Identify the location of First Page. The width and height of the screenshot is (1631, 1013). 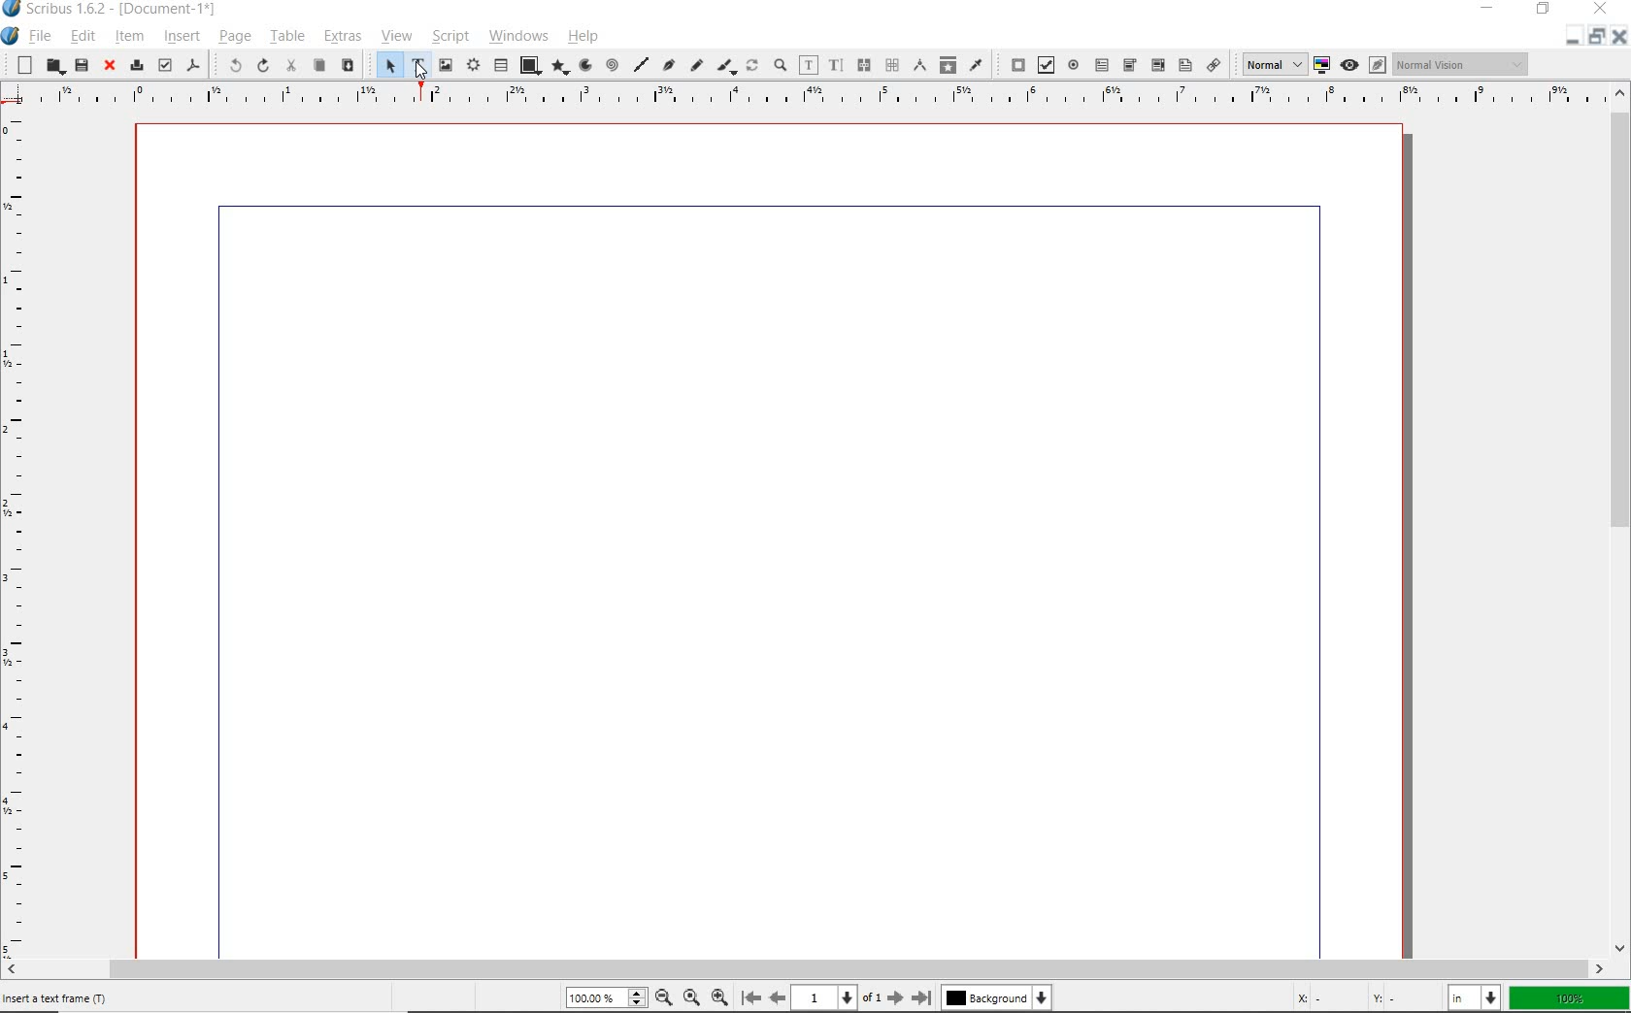
(751, 998).